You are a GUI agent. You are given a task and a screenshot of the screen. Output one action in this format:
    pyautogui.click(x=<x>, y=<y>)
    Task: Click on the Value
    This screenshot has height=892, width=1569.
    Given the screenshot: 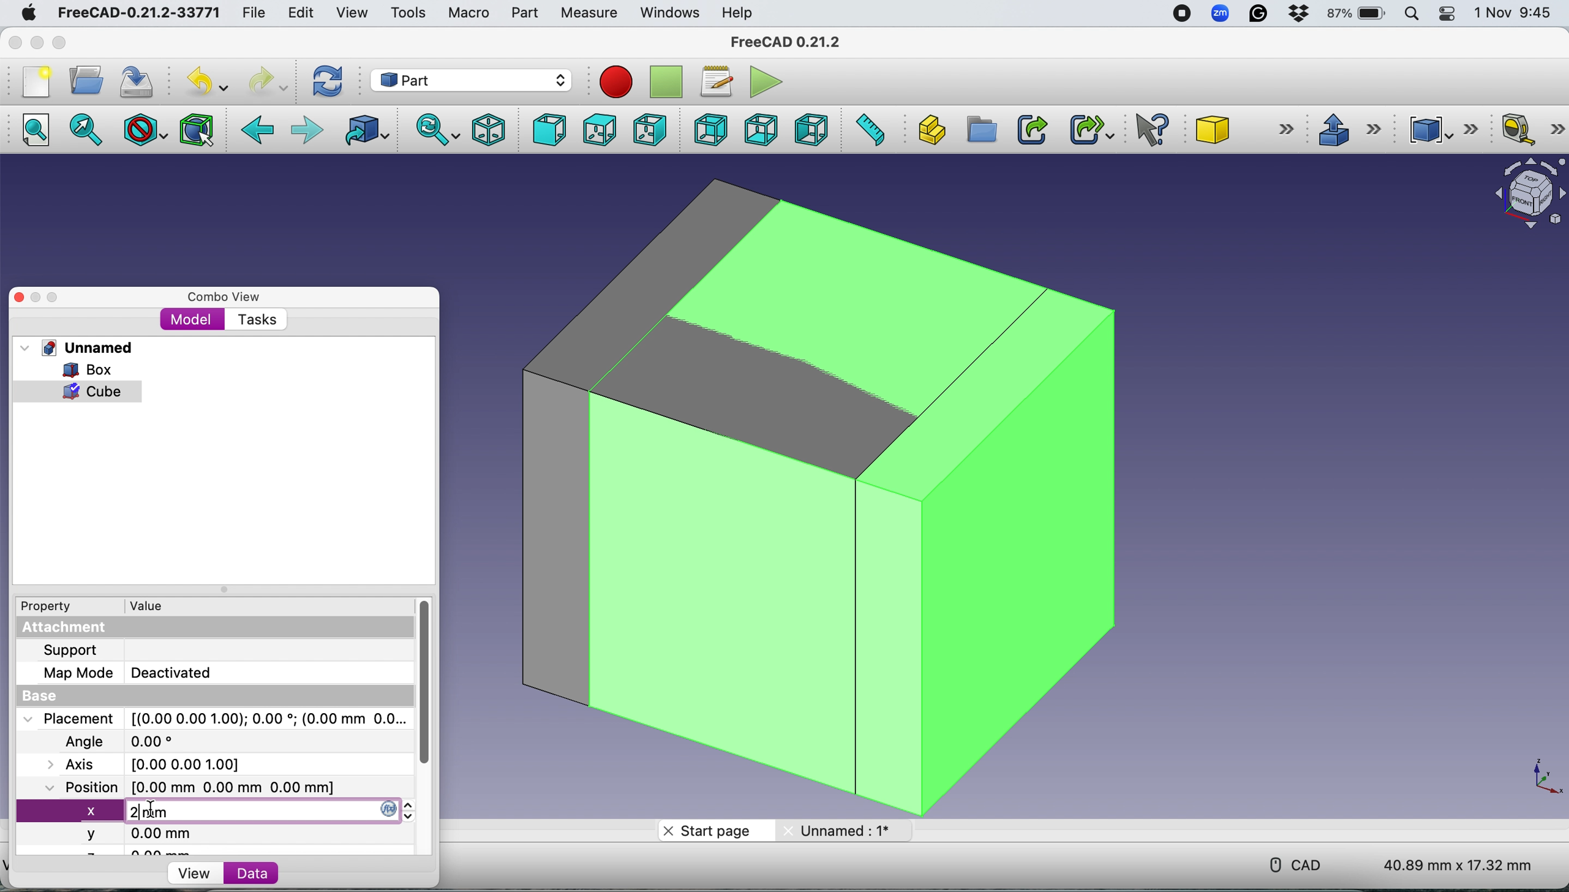 What is the action you would take?
    pyautogui.click(x=151, y=605)
    